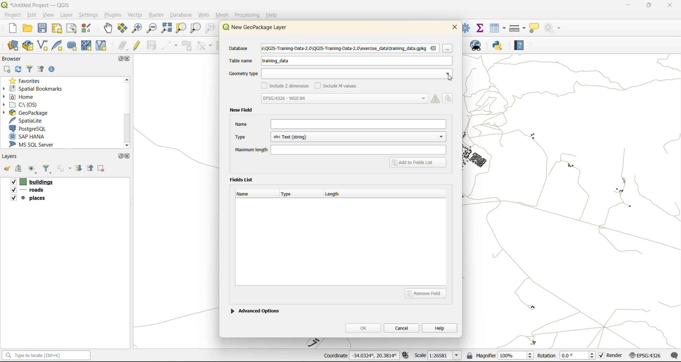  I want to click on collapse all, so click(91, 168).